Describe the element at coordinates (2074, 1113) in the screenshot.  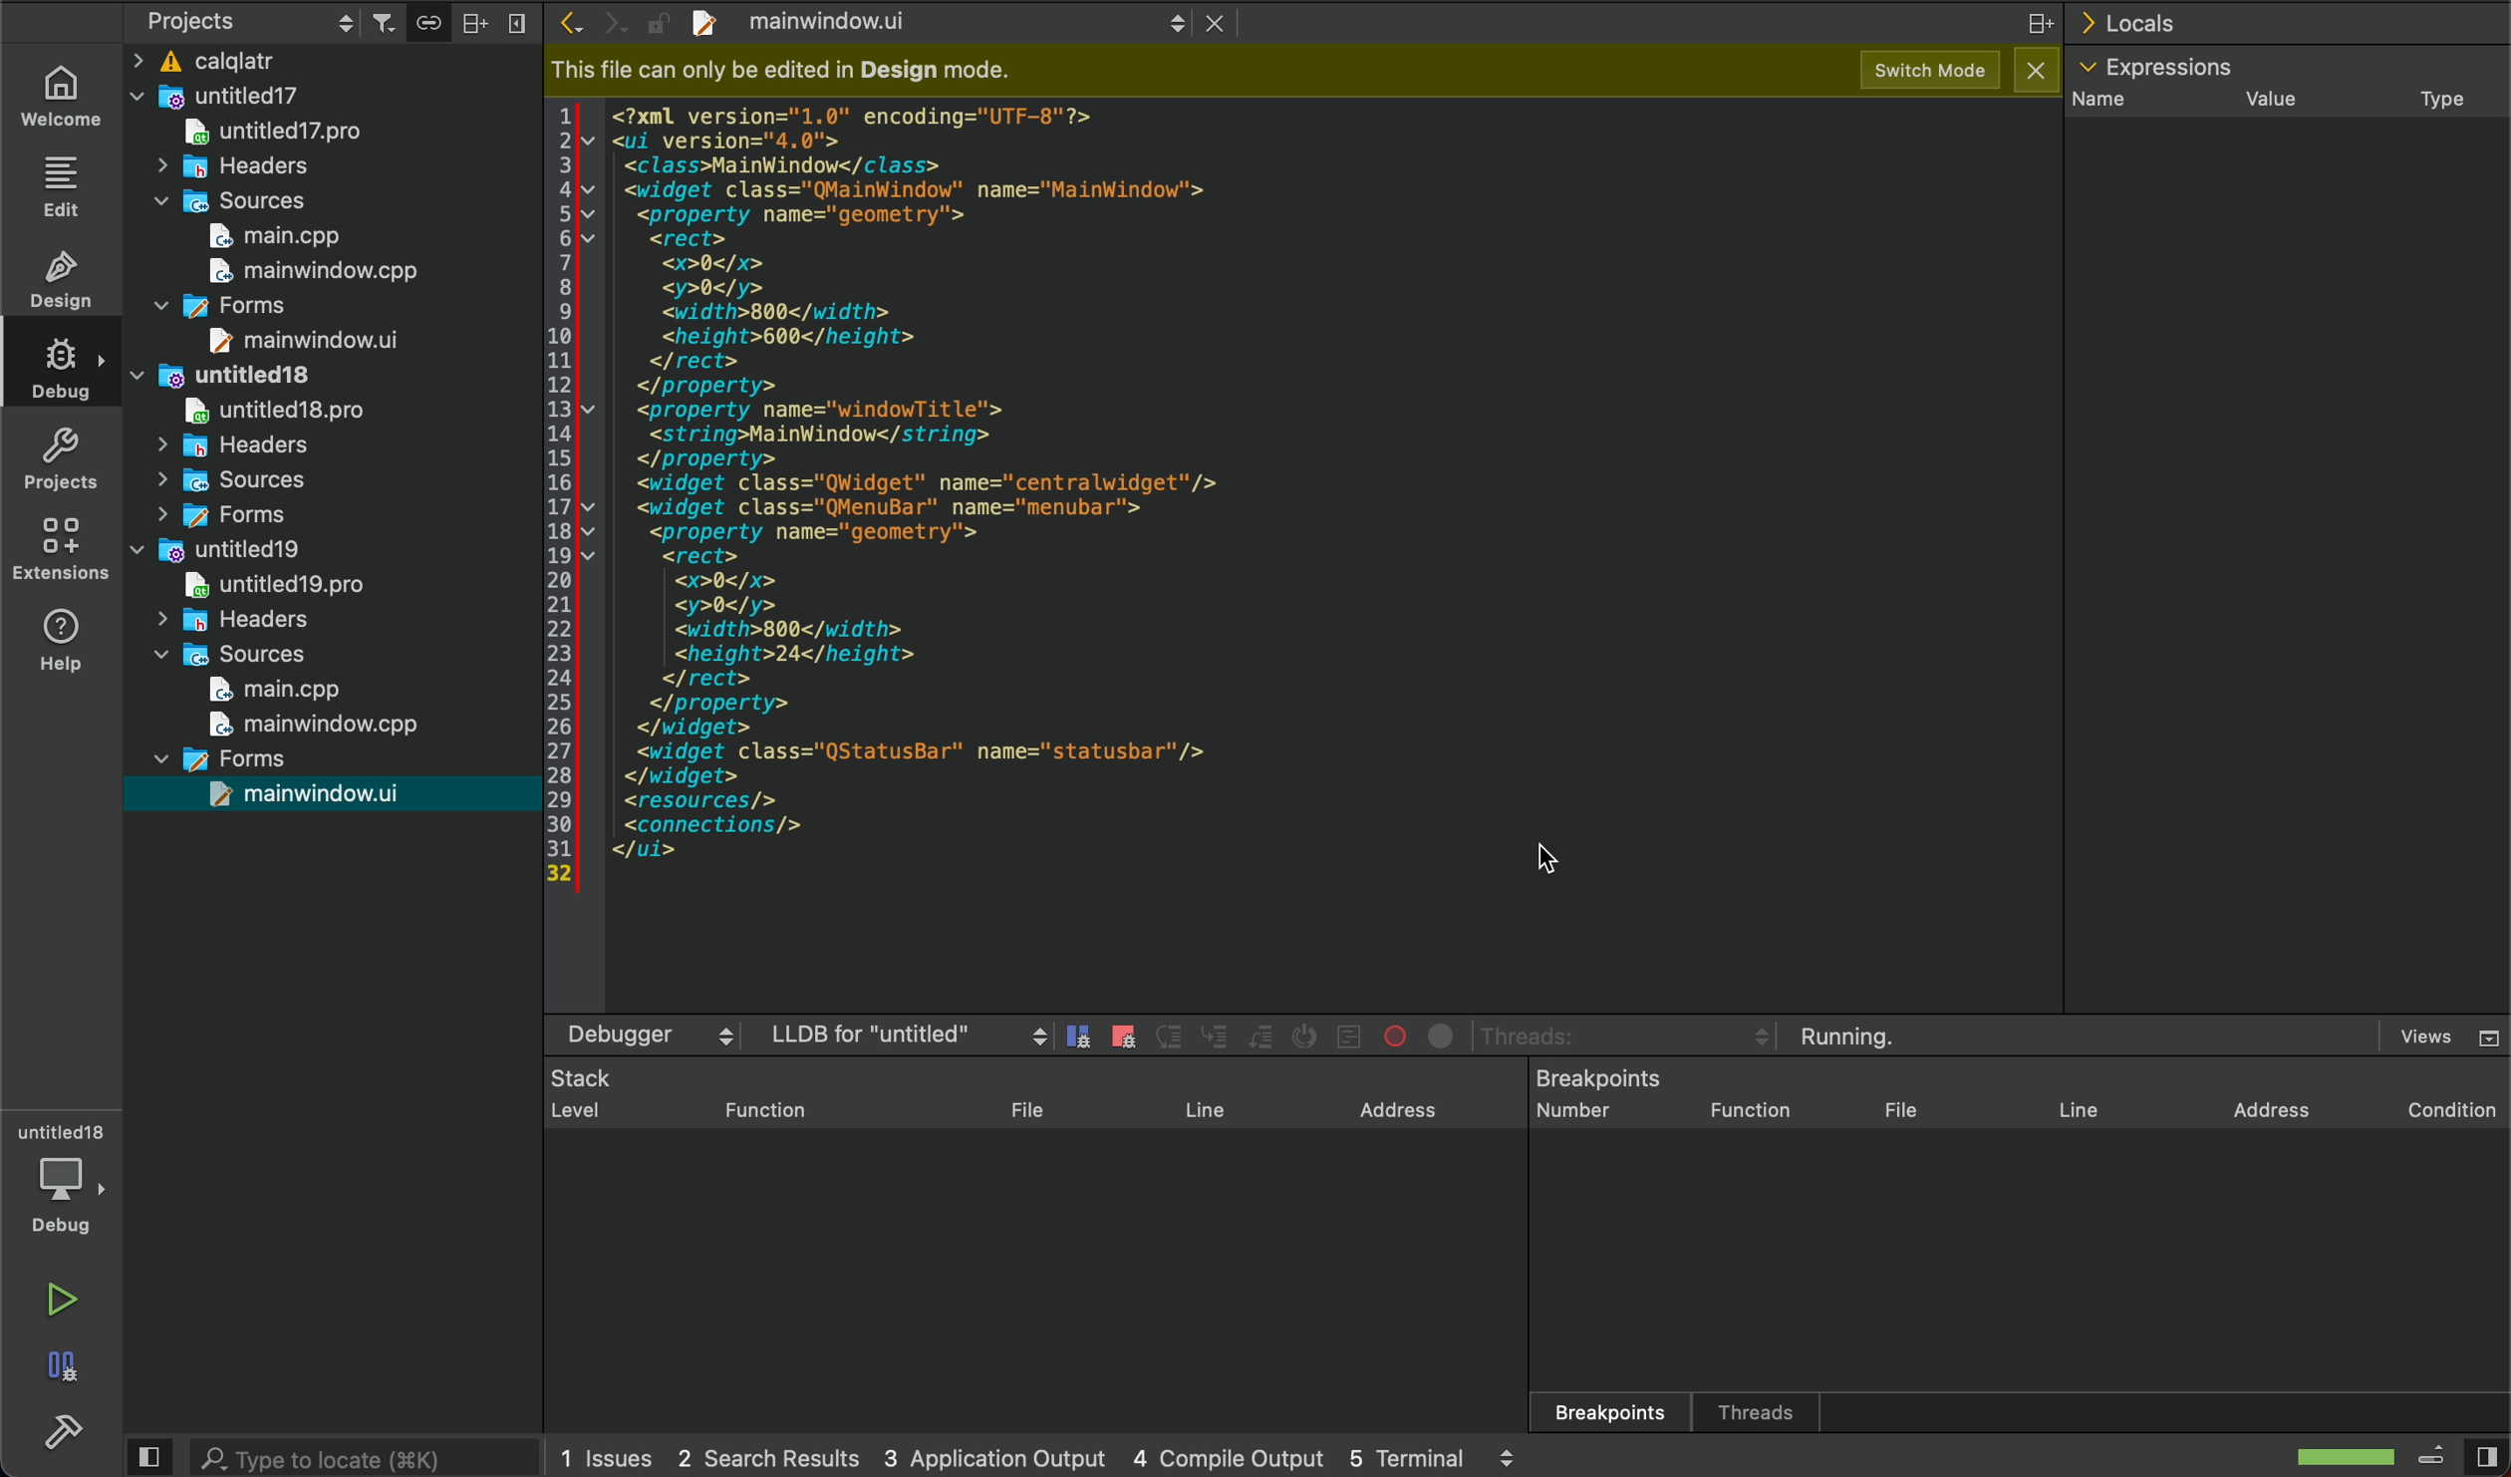
I see `Line` at that location.